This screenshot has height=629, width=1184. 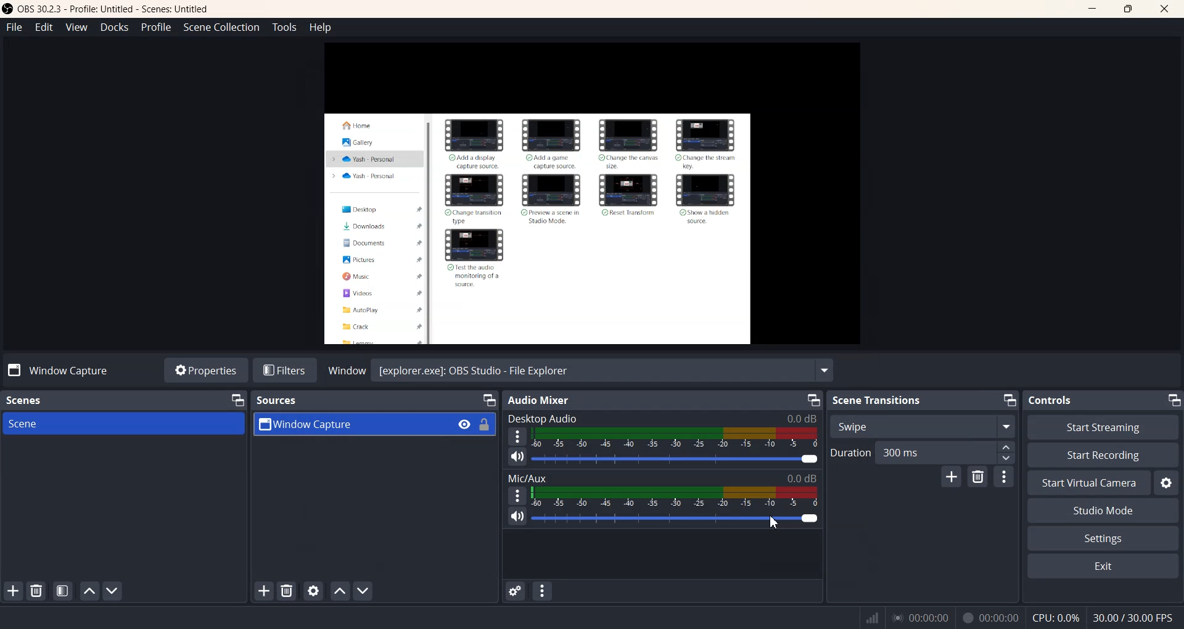 I want to click on Add Scene, so click(x=12, y=591).